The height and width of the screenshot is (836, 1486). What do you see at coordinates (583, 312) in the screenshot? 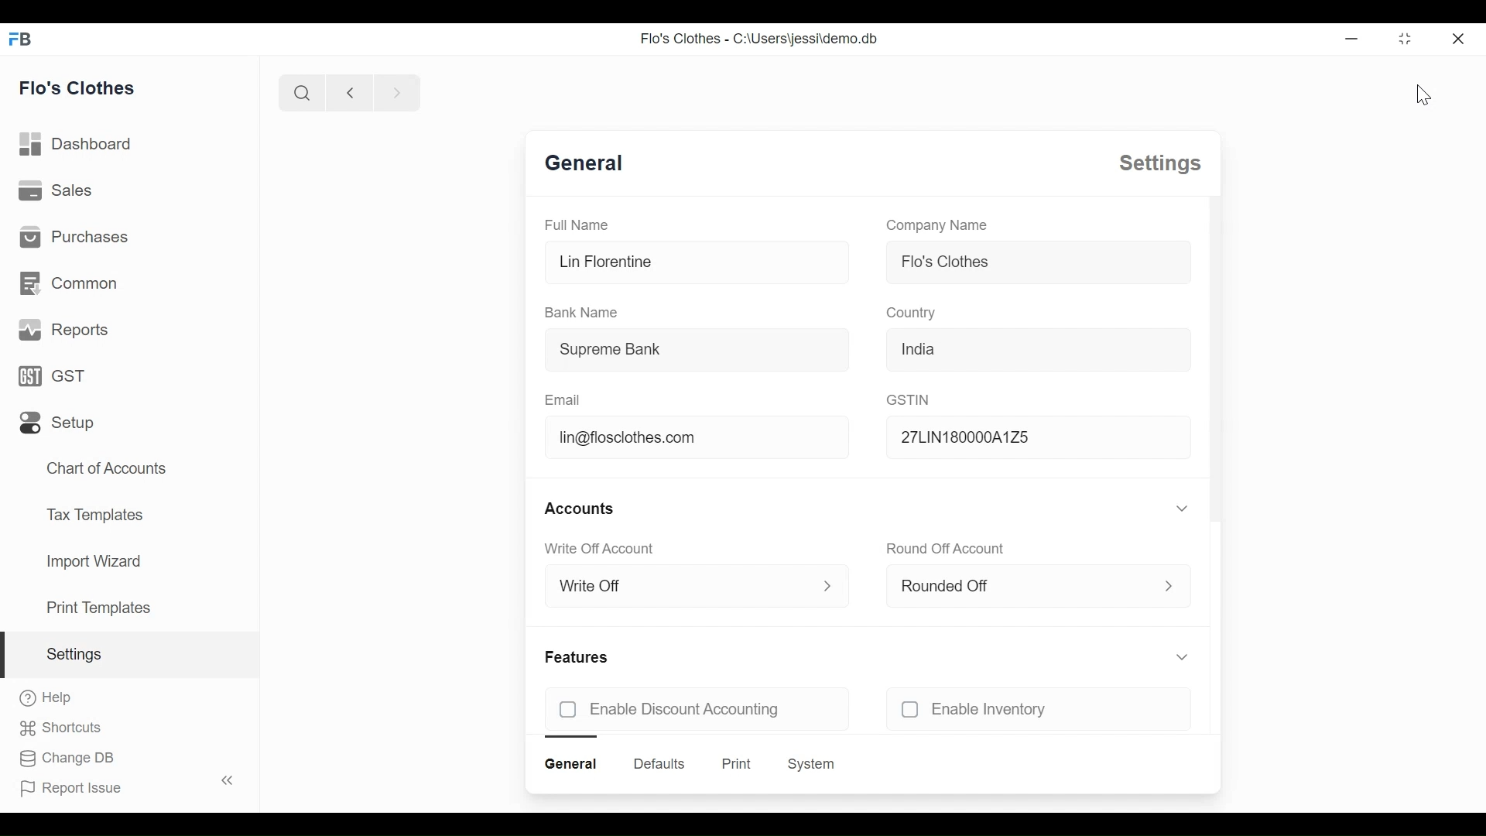
I see `Bank Name` at bounding box center [583, 312].